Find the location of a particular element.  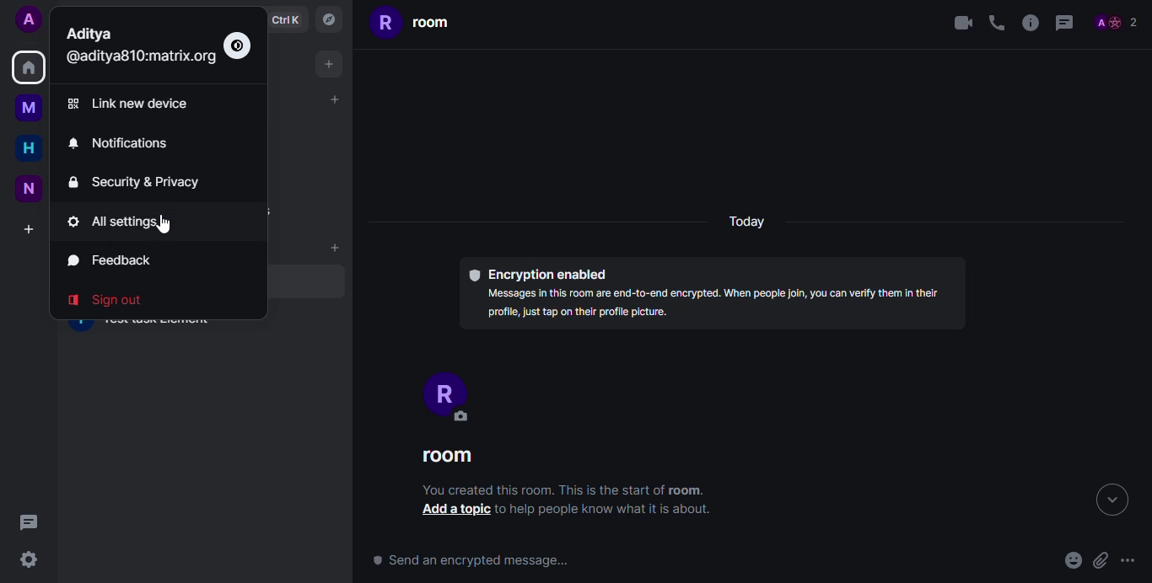

room is located at coordinates (417, 24).